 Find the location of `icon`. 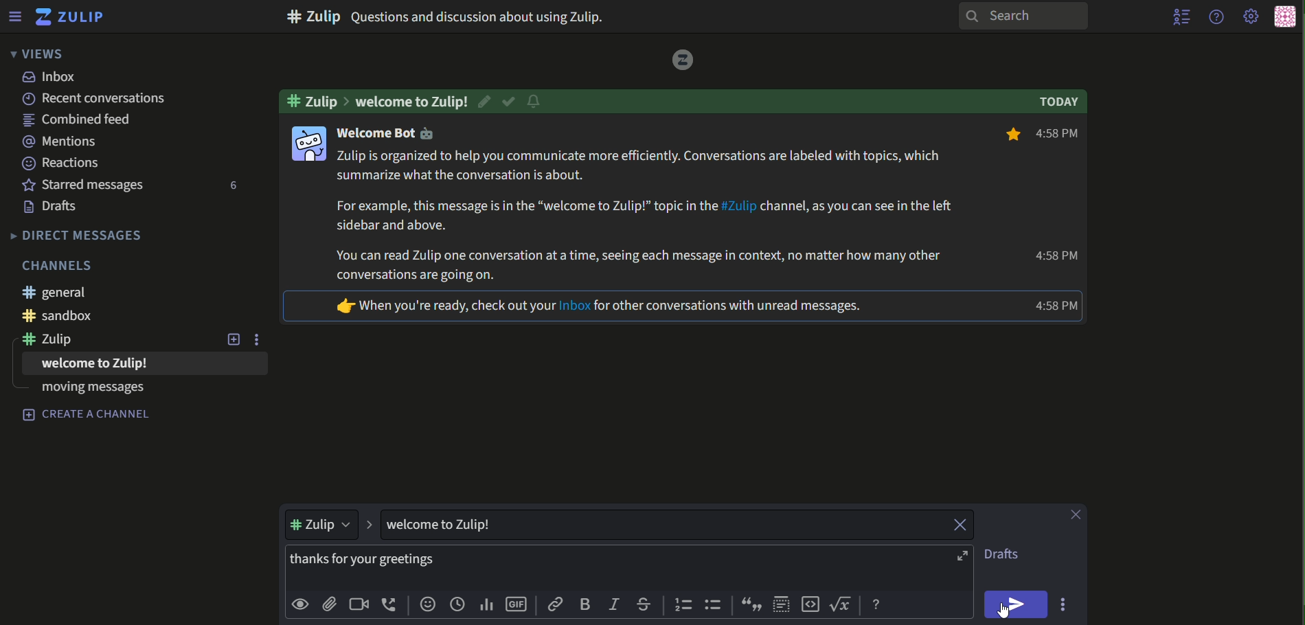

icon is located at coordinates (308, 143).